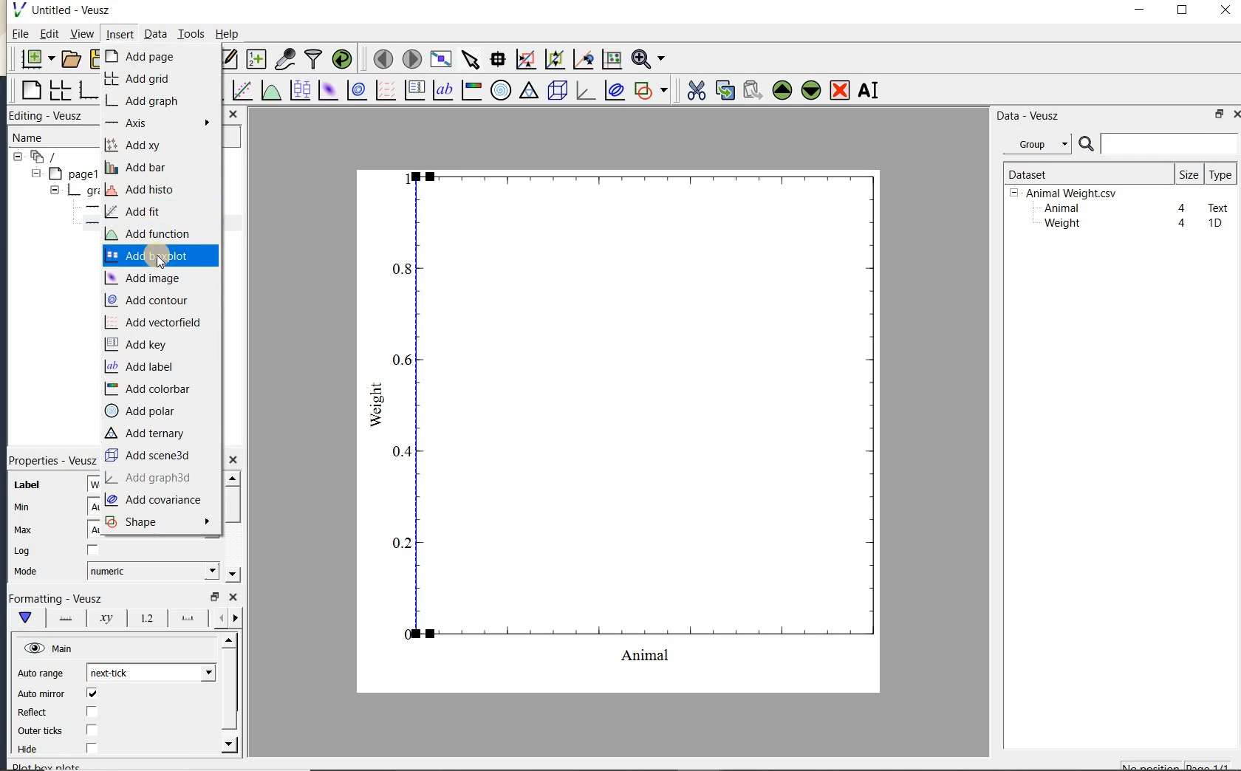  Describe the element at coordinates (149, 57) in the screenshot. I see `add page` at that location.